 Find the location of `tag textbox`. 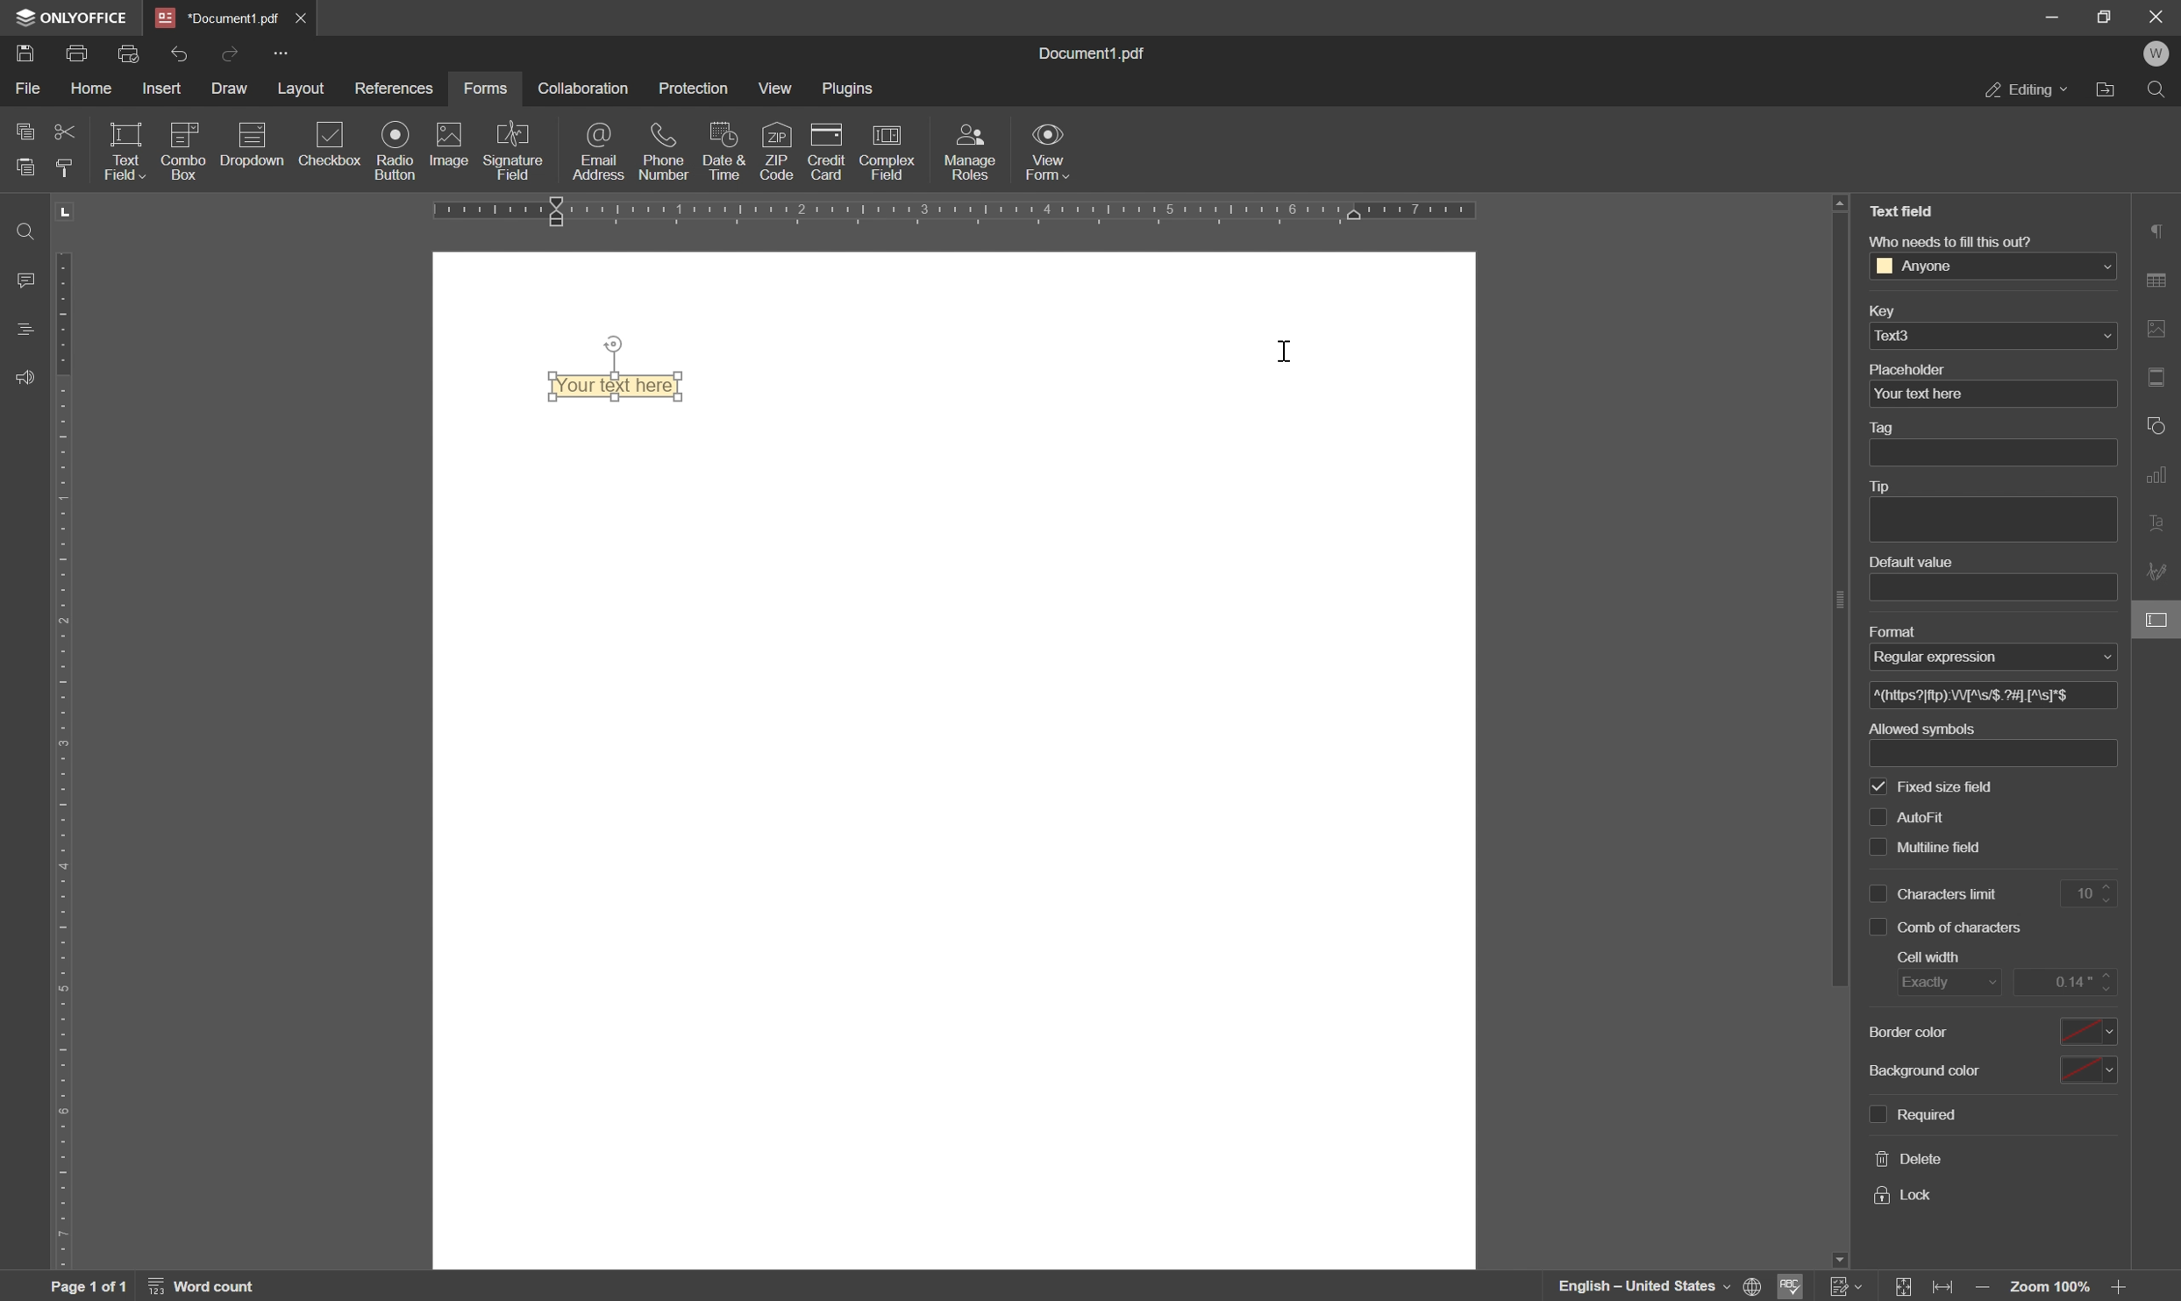

tag textbox is located at coordinates (2000, 452).